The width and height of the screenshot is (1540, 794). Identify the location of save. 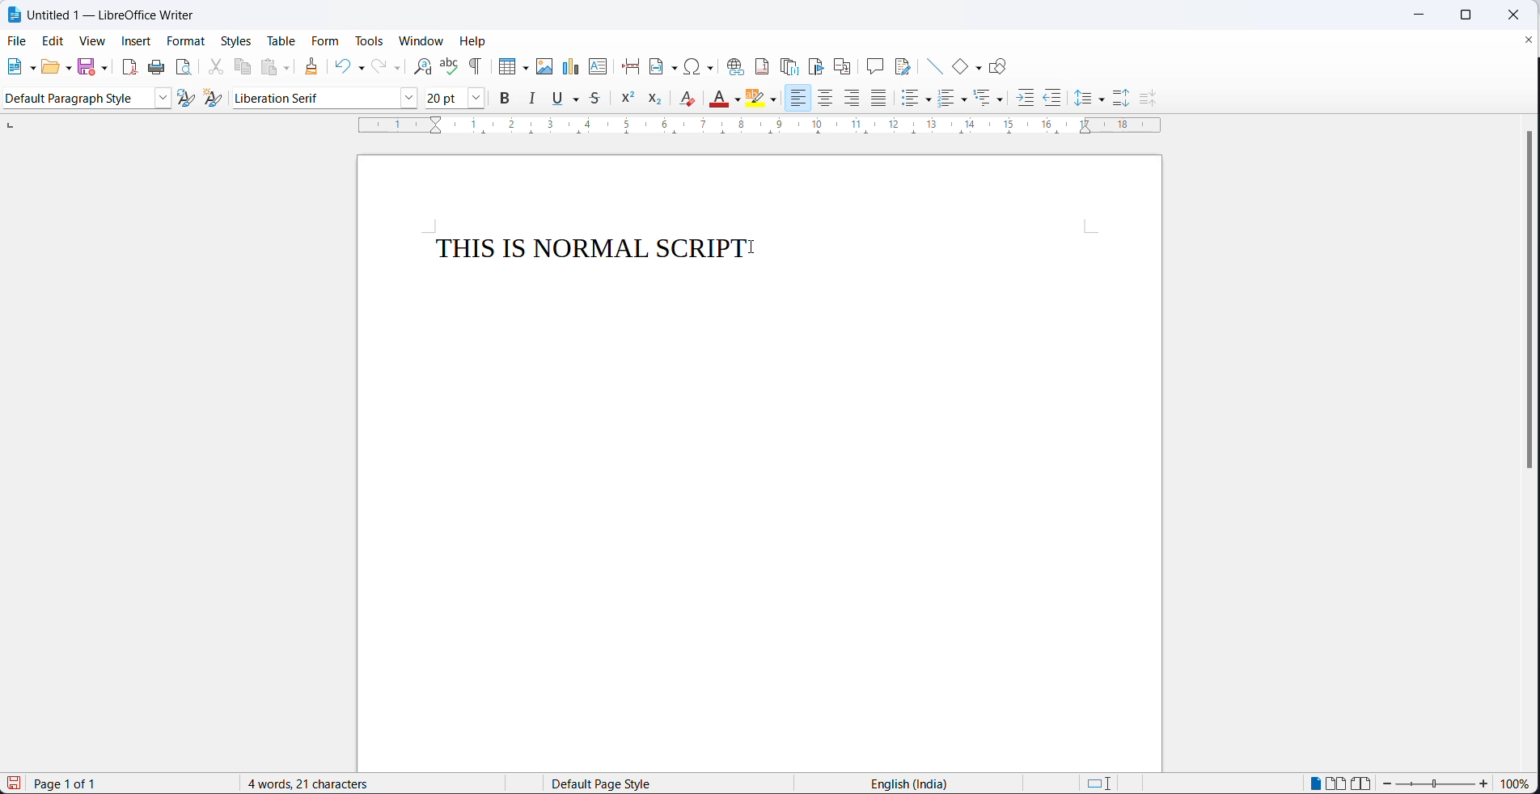
(87, 65).